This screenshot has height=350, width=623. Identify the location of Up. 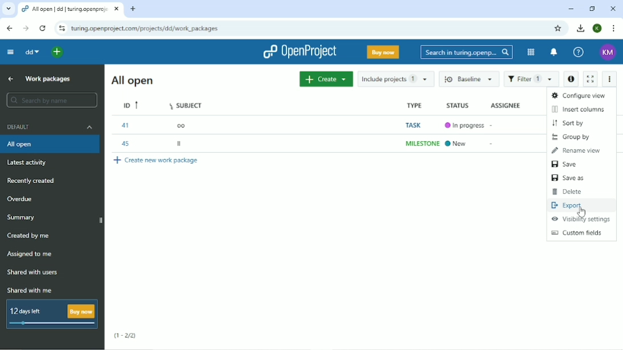
(10, 79).